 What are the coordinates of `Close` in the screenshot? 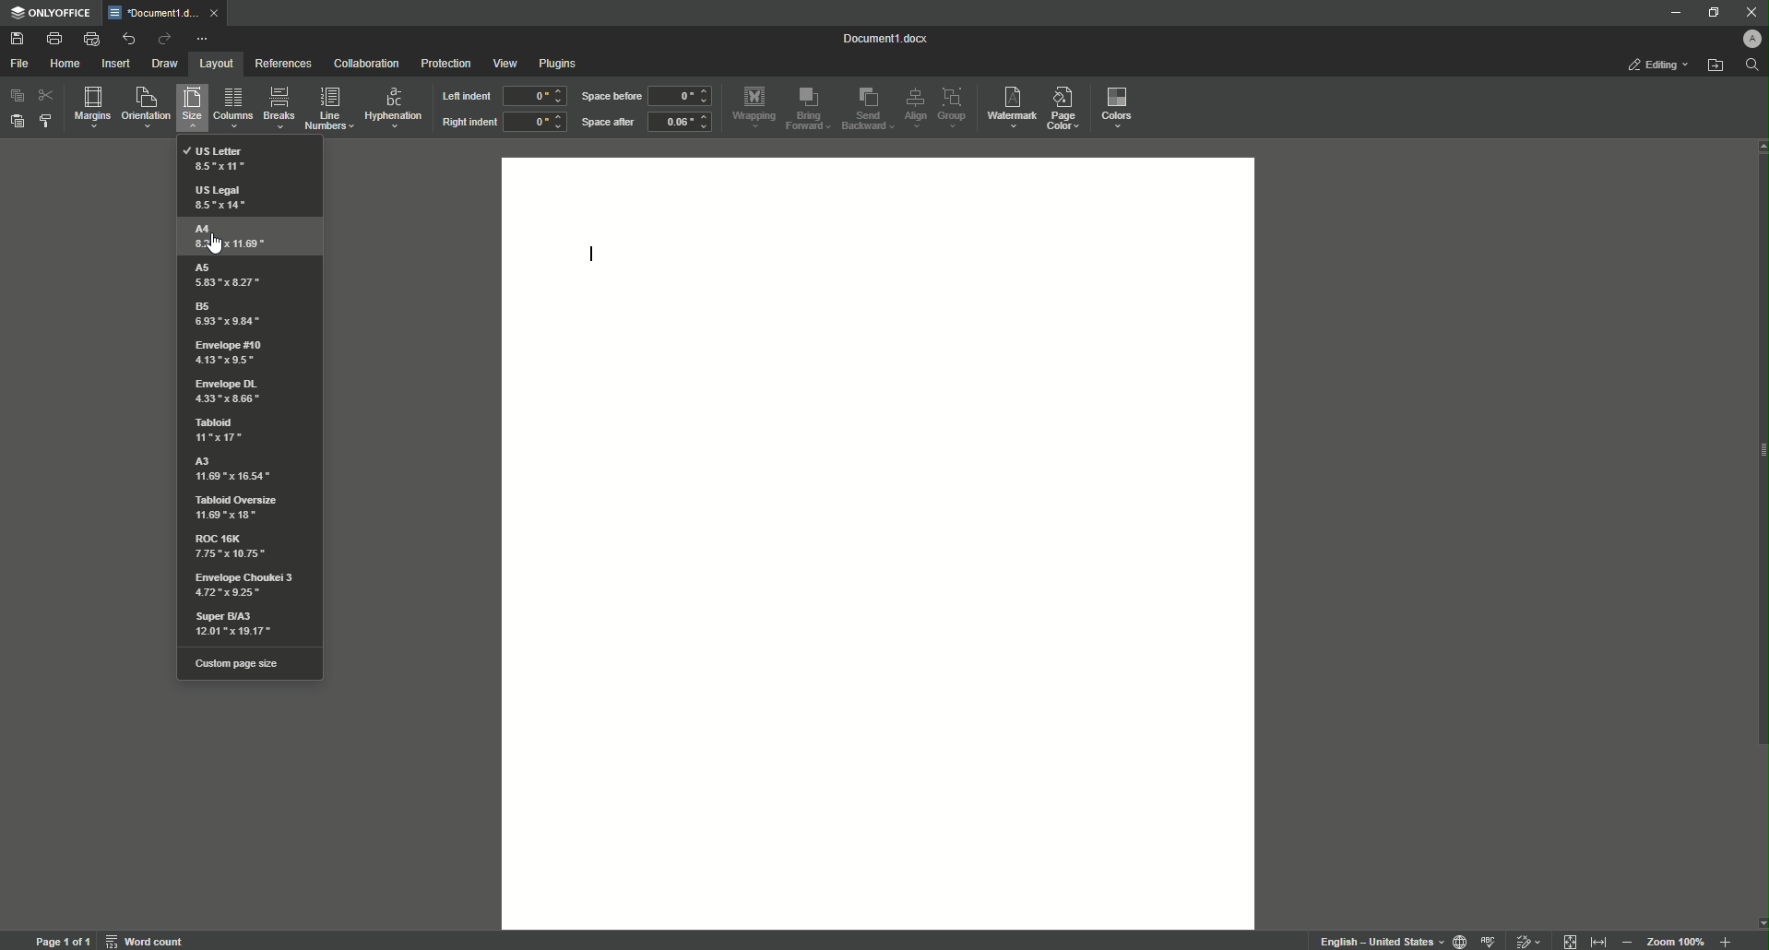 It's located at (1748, 13).